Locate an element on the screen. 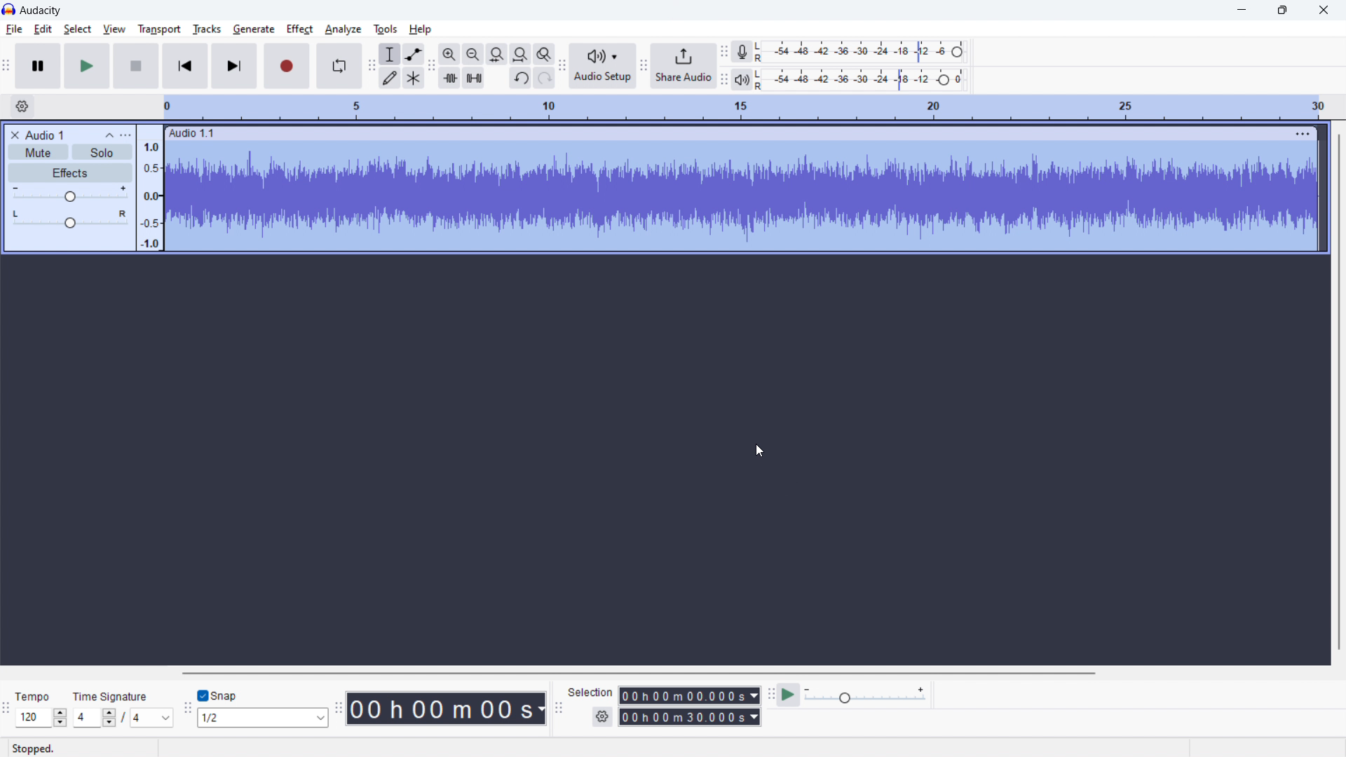 The image size is (1346, 757). maximize is located at coordinates (1282, 10).